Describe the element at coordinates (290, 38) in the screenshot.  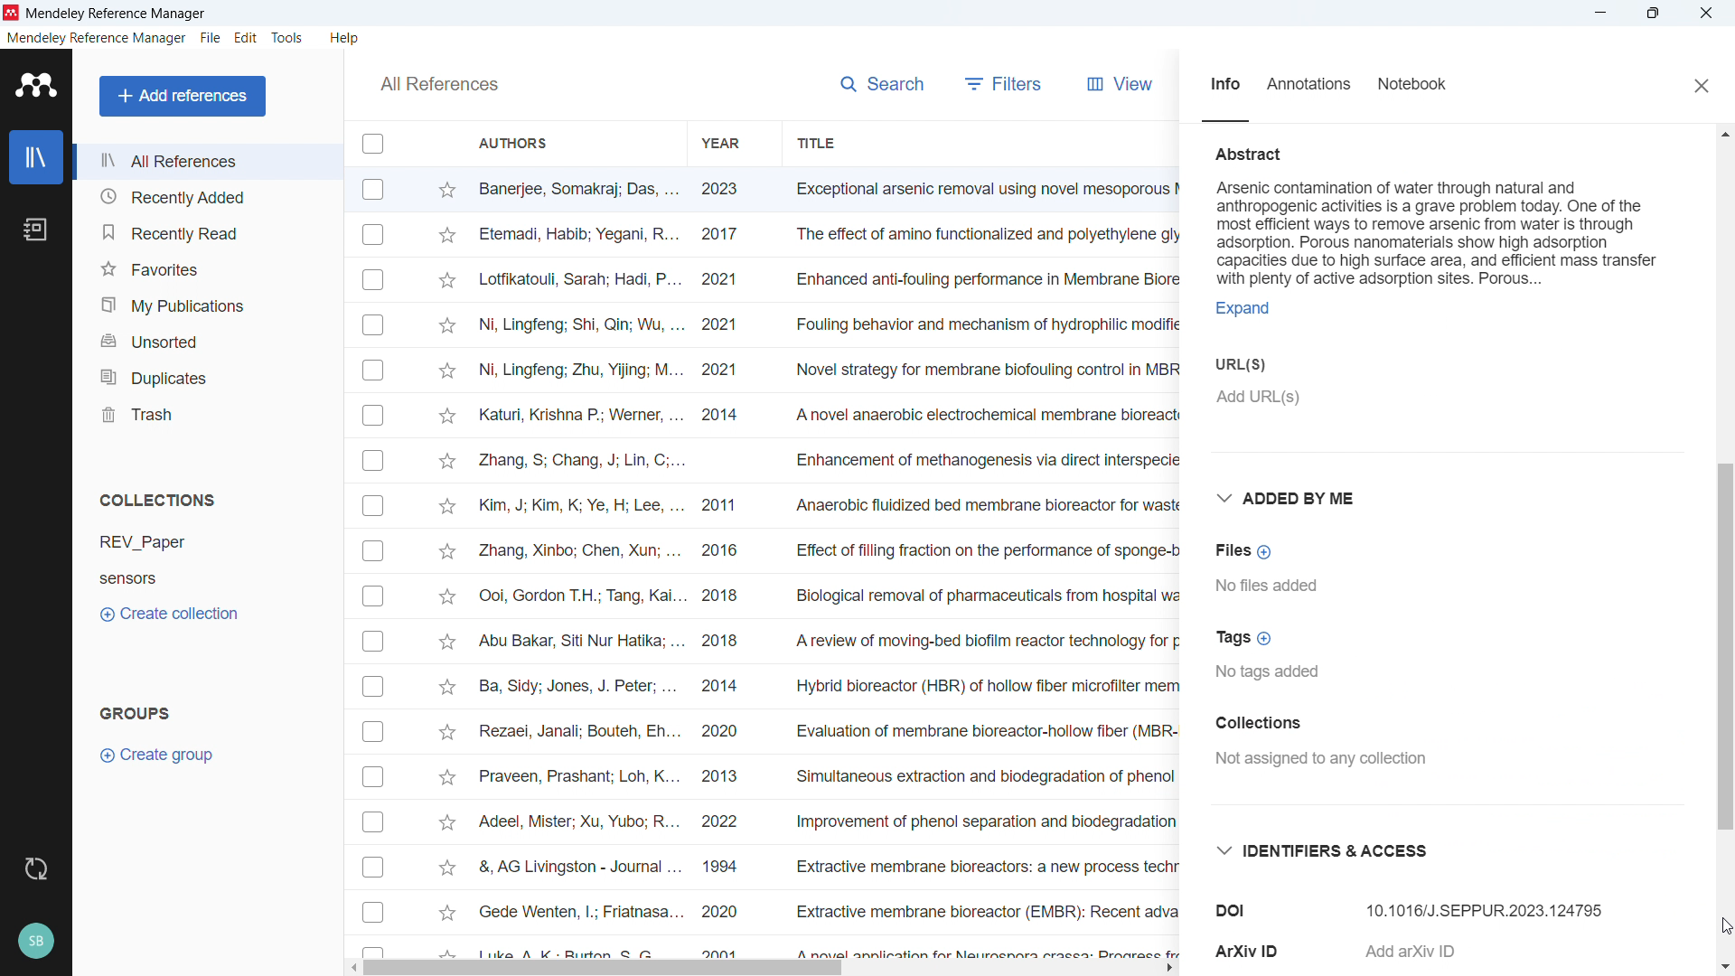
I see `Tools ` at that location.